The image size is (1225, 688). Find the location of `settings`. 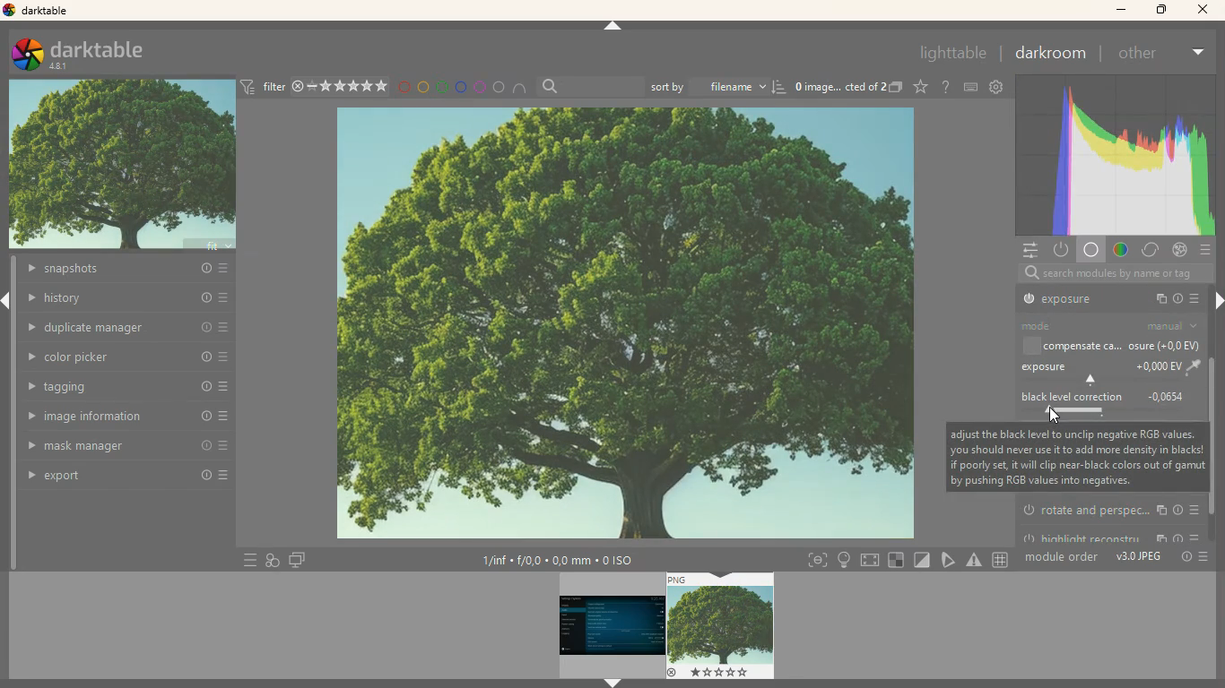

settings is located at coordinates (1029, 250).